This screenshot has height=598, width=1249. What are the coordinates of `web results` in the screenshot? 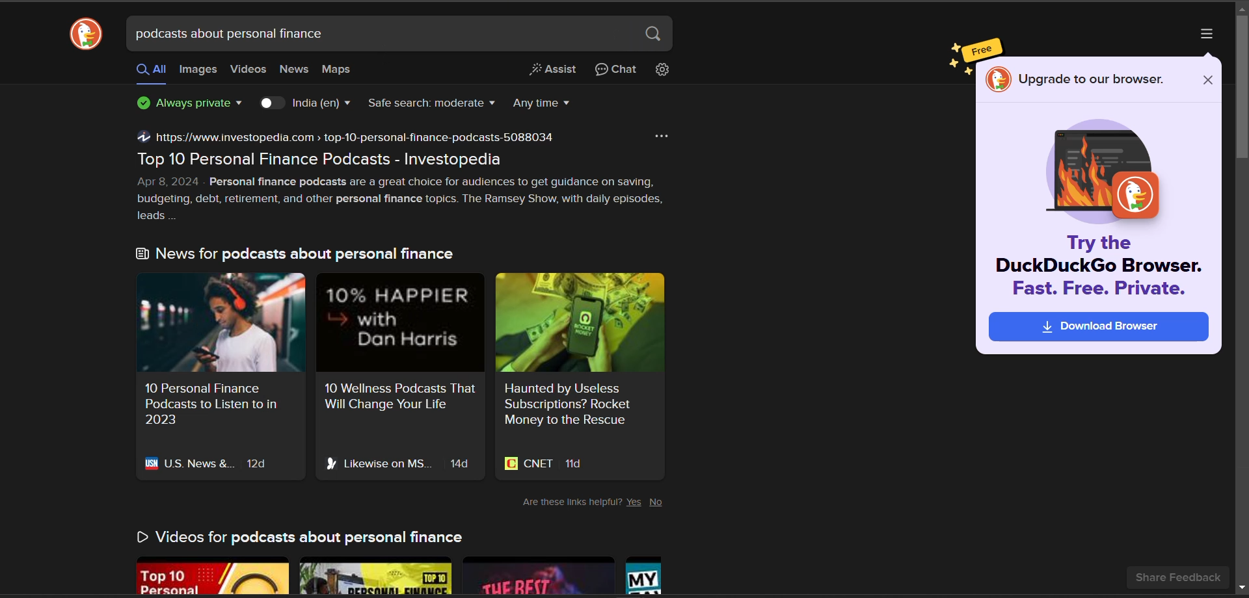 It's located at (409, 361).